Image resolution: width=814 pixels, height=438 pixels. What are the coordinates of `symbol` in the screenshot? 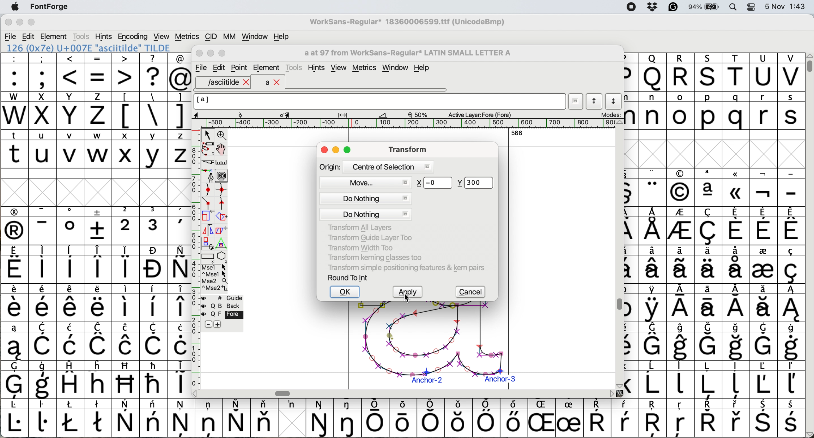 It's located at (682, 341).